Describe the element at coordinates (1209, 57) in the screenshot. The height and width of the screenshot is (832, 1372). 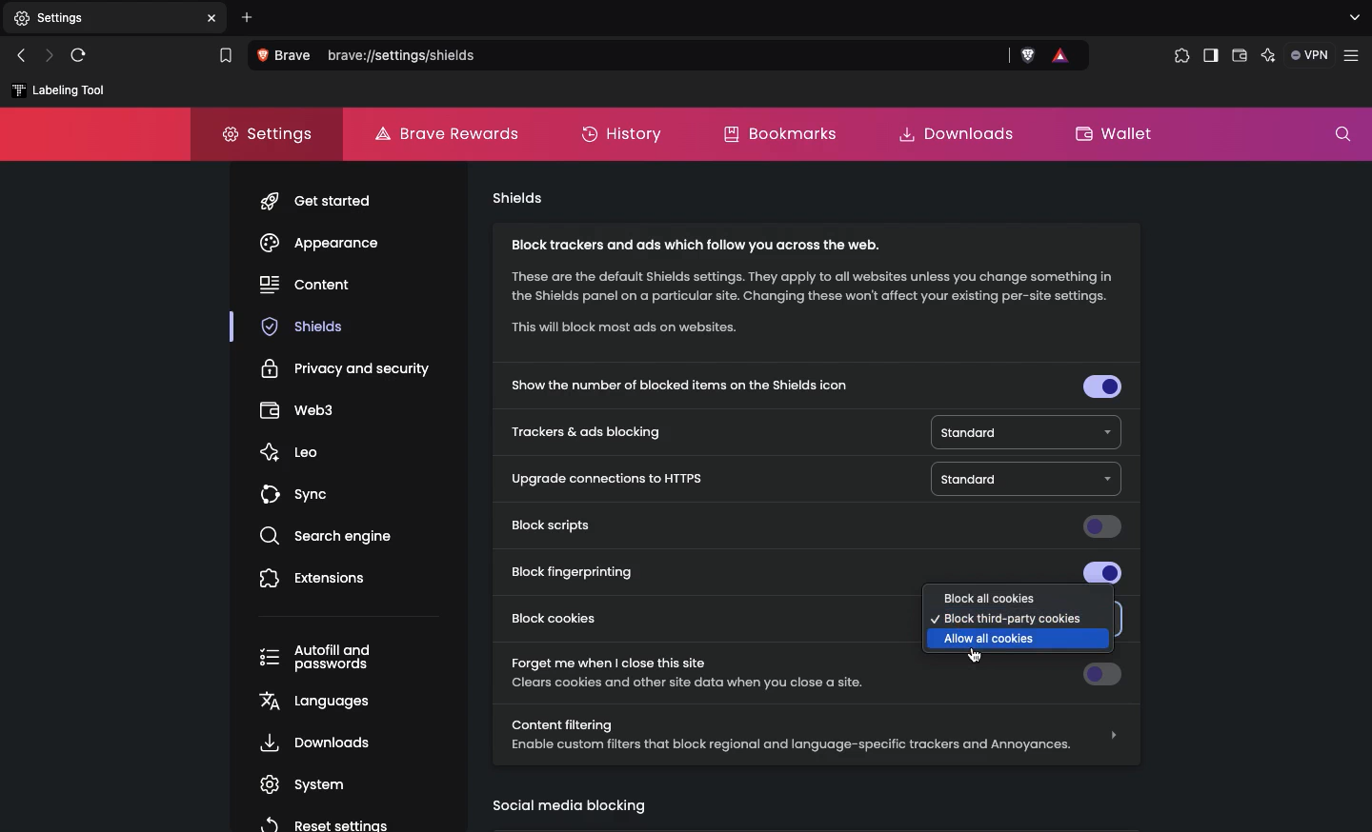
I see `Sidebar` at that location.